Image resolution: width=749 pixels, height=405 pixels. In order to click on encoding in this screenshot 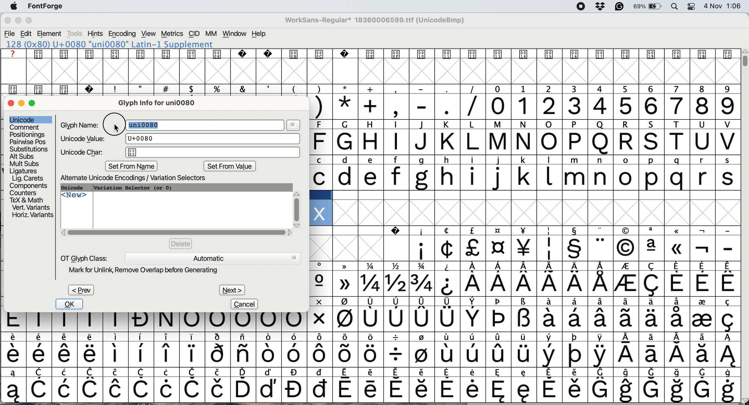, I will do `click(122, 34)`.